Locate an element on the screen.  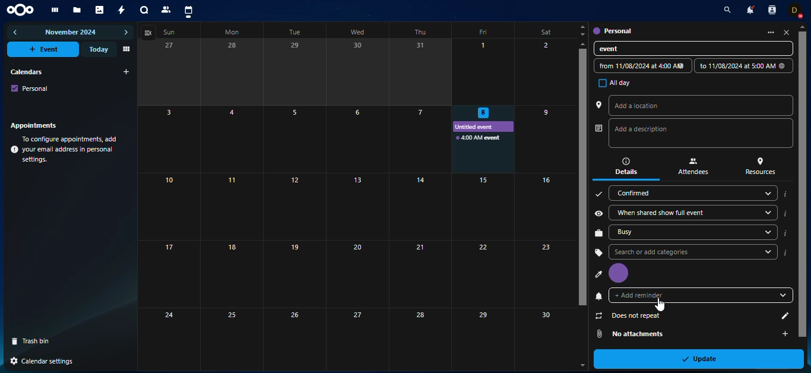
appointments is located at coordinates (37, 125).